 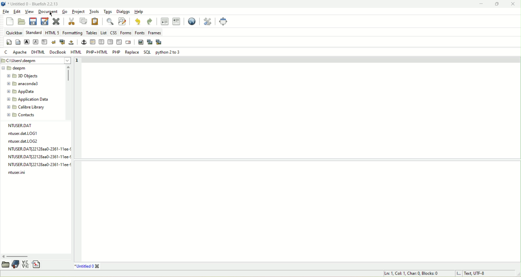 I want to click on view in browser, so click(x=192, y=21).